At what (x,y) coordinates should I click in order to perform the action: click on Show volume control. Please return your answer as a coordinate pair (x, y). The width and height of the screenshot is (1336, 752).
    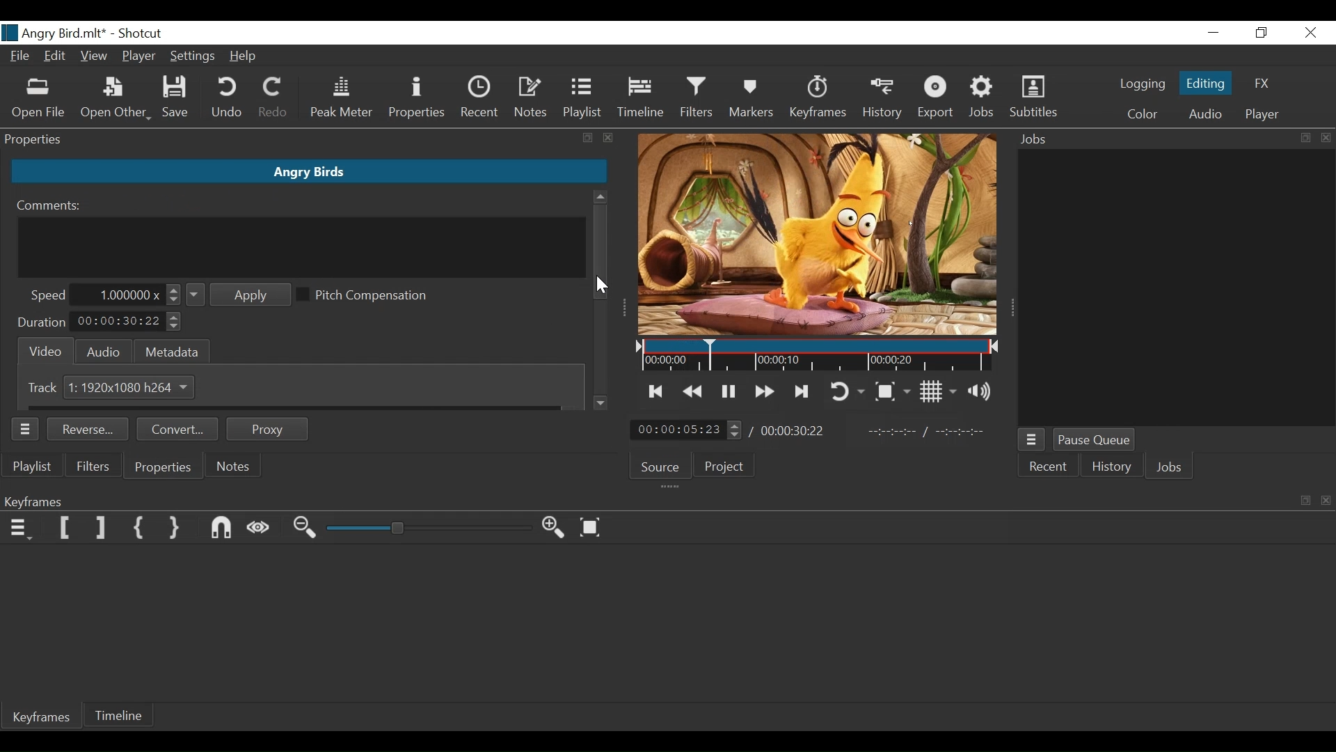
    Looking at the image, I should click on (982, 393).